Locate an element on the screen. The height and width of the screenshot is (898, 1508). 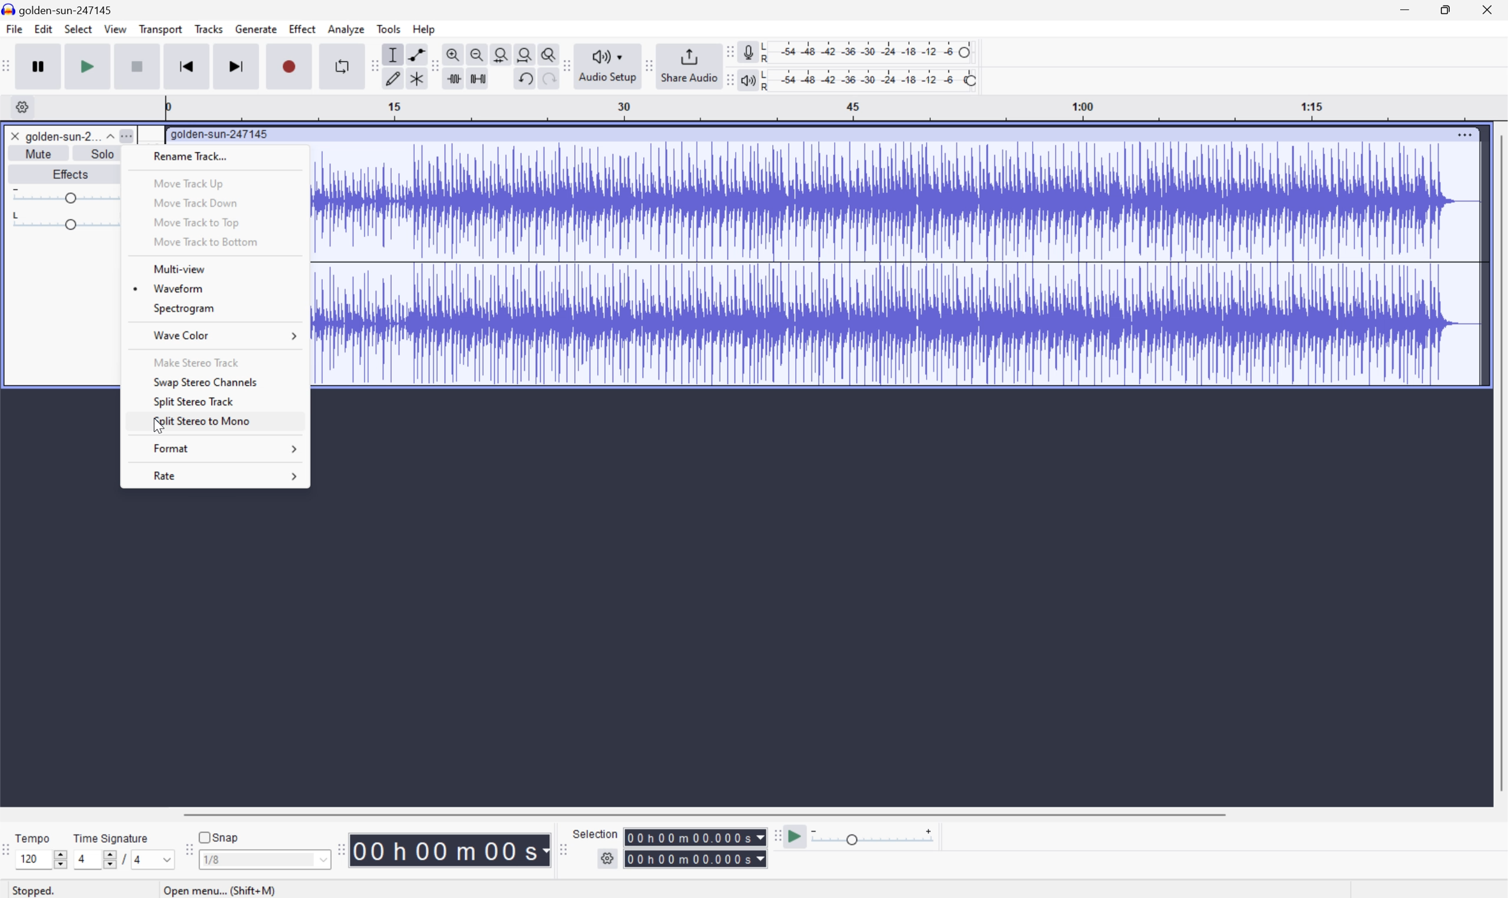
Fit selection to width is located at coordinates (498, 53).